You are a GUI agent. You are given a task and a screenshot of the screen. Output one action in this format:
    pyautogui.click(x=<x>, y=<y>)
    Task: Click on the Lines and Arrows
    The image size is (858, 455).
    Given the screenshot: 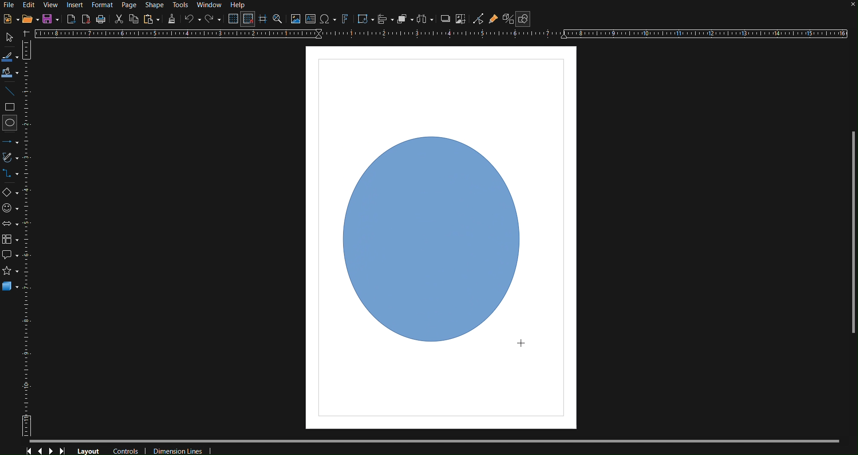 What is the action you would take?
    pyautogui.click(x=13, y=141)
    